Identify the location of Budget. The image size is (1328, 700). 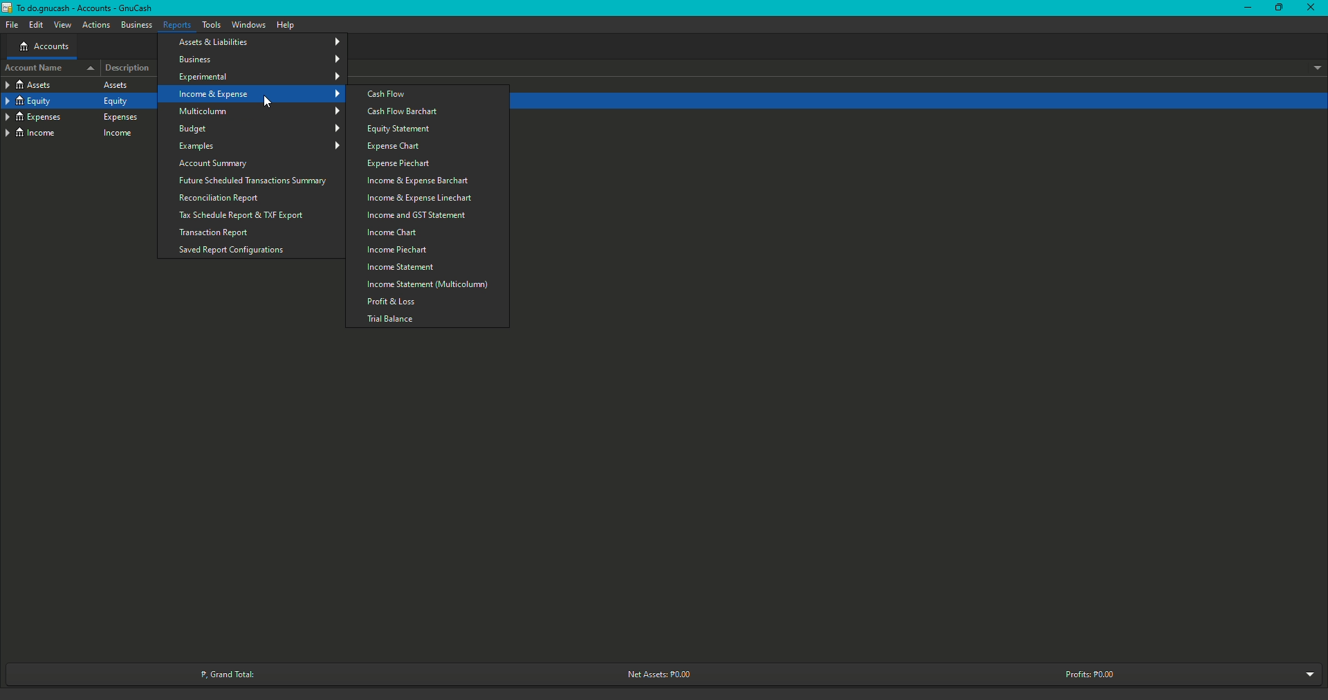
(258, 128).